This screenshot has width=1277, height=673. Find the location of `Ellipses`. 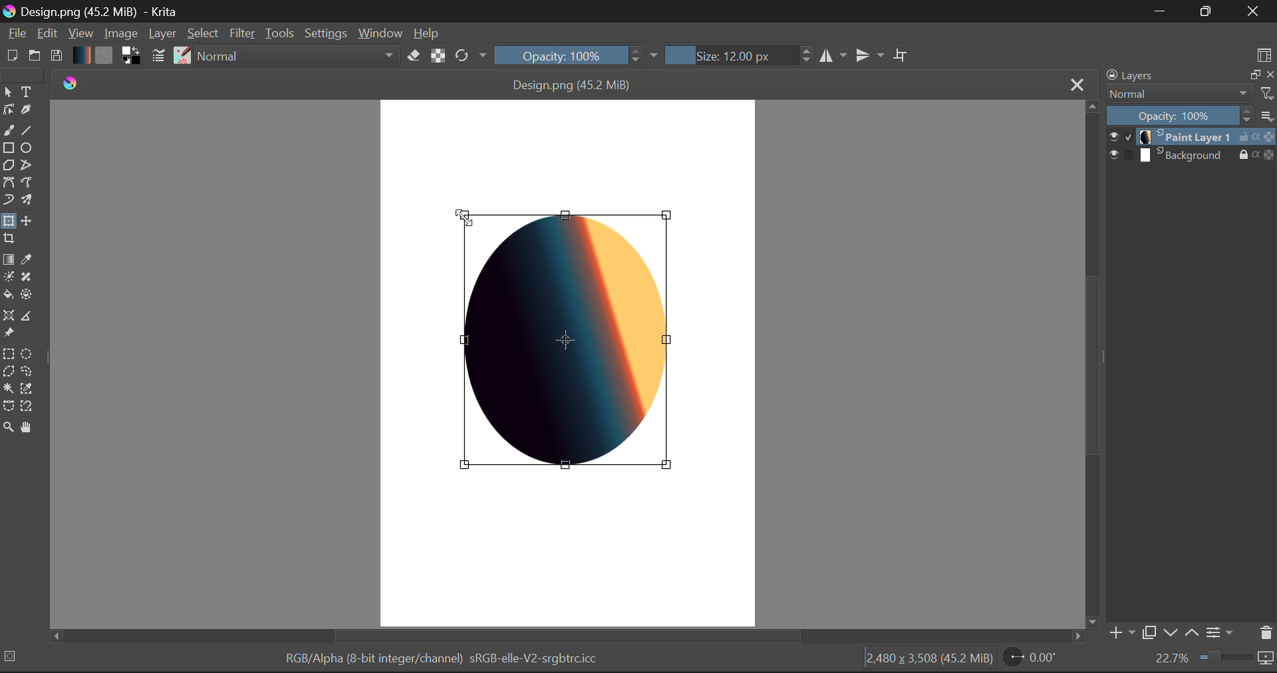

Ellipses is located at coordinates (27, 148).